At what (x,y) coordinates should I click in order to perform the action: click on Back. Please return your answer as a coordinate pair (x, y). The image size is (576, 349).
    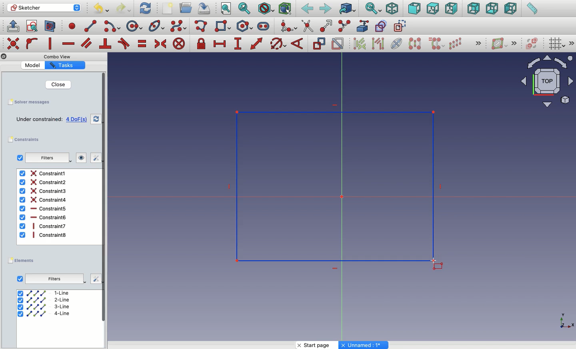
    Looking at the image, I should click on (474, 8).